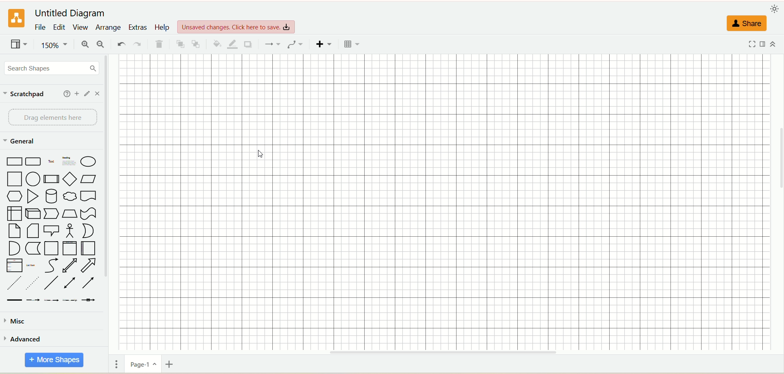 The height and width of the screenshot is (374, 784). What do you see at coordinates (160, 45) in the screenshot?
I see `delete` at bounding box center [160, 45].